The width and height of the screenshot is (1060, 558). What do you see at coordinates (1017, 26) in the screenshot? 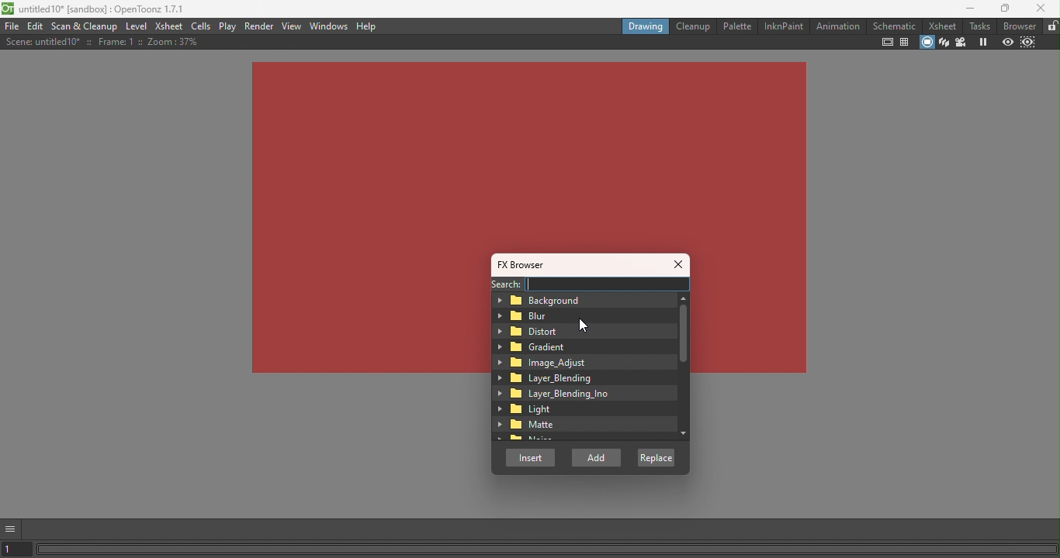
I see `Browser` at bounding box center [1017, 26].